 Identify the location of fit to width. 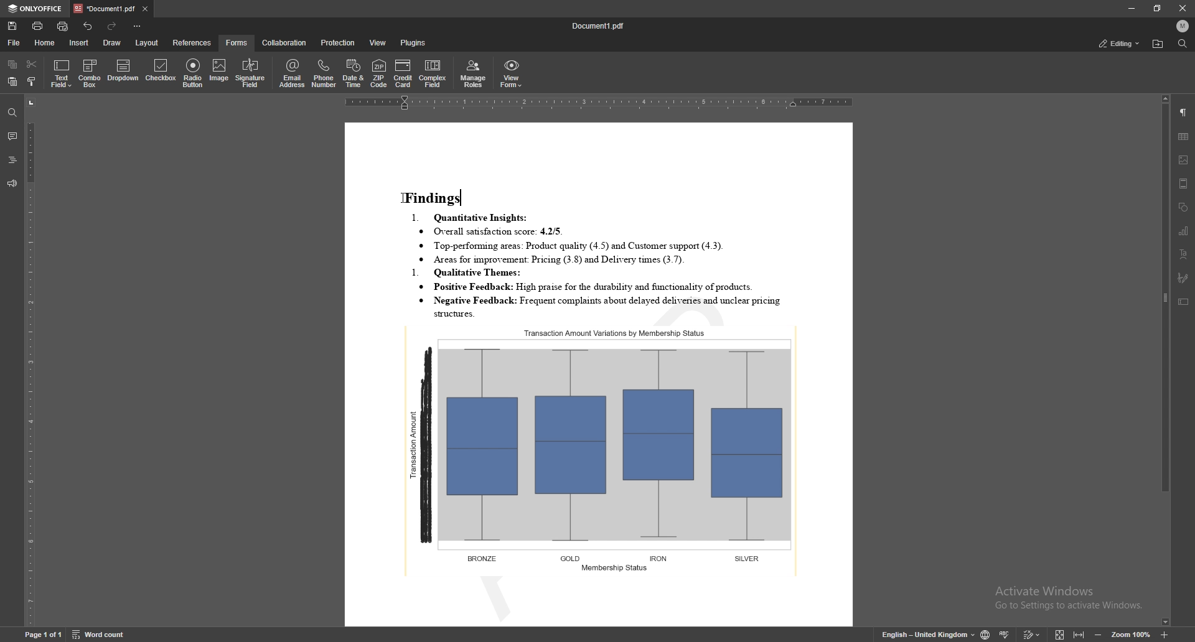
(1079, 635).